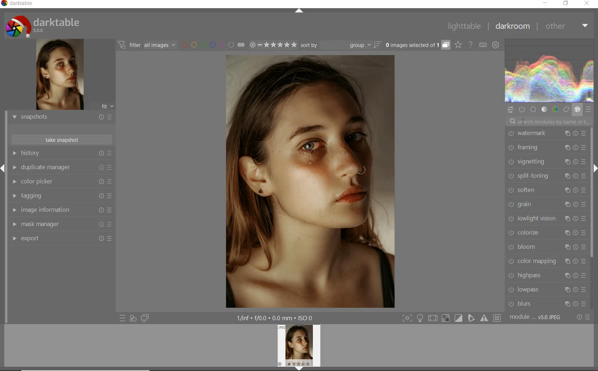 Image resolution: width=598 pixels, height=371 pixels. I want to click on take snapshots, so click(62, 140).